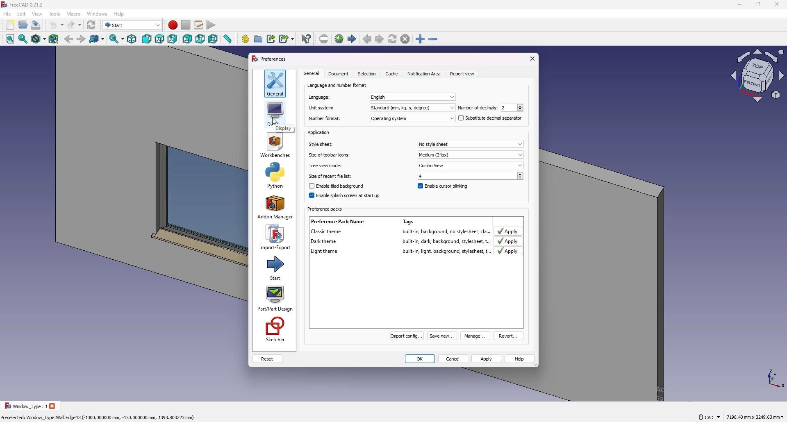 The height and width of the screenshot is (422, 787). Describe the element at coordinates (23, 39) in the screenshot. I see `fit selection` at that location.